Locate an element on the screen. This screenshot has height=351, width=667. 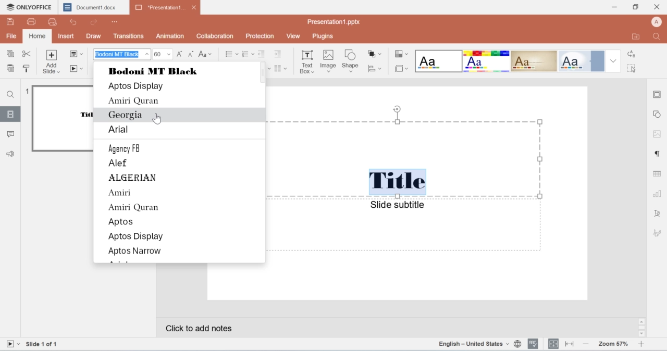
Georgia is located at coordinates (124, 116).